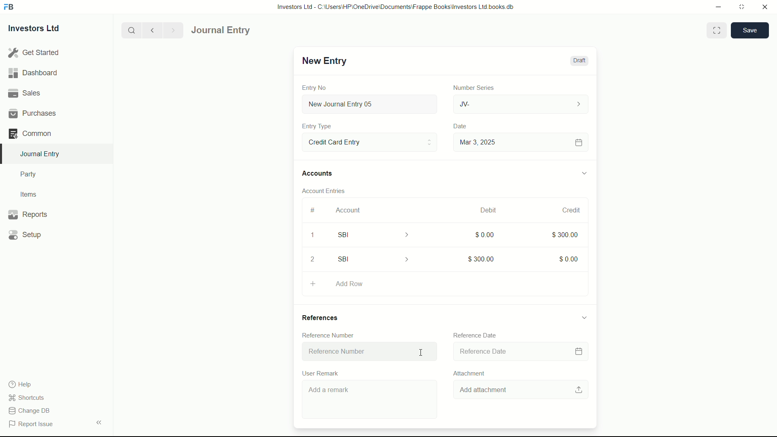  I want to click on search, so click(131, 30).